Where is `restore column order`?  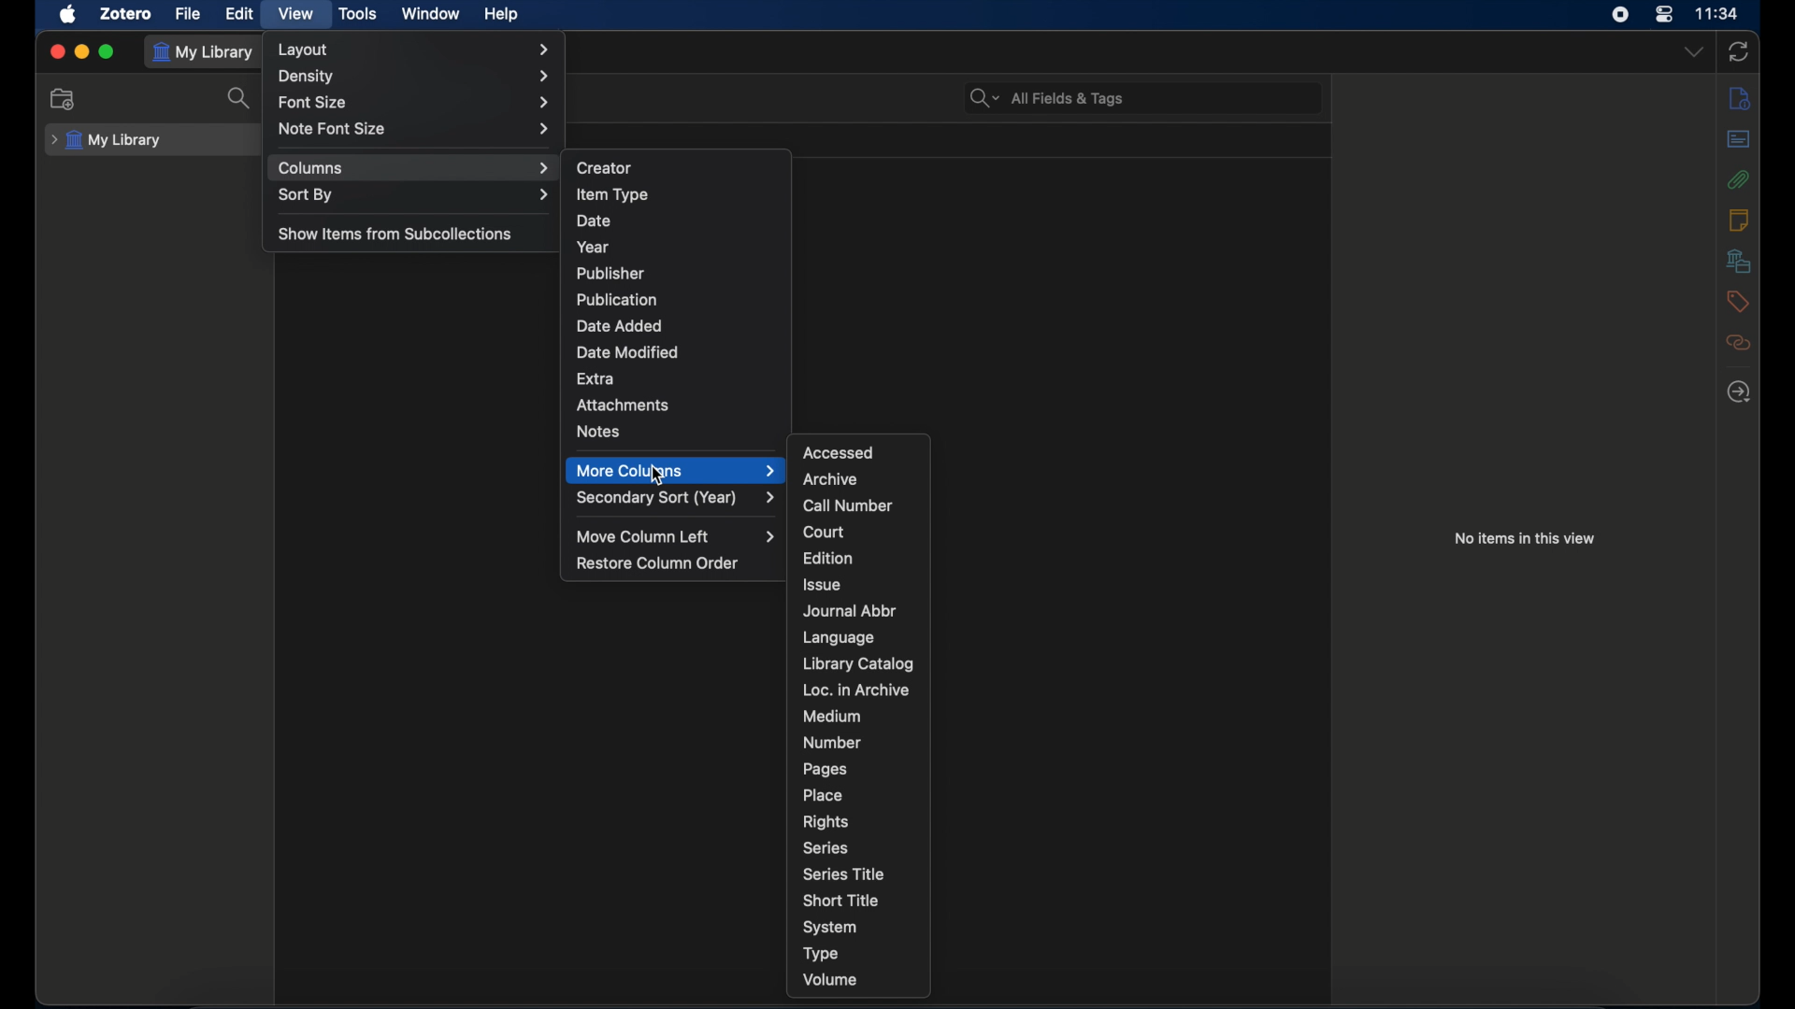
restore column order is located at coordinates (657, 563).